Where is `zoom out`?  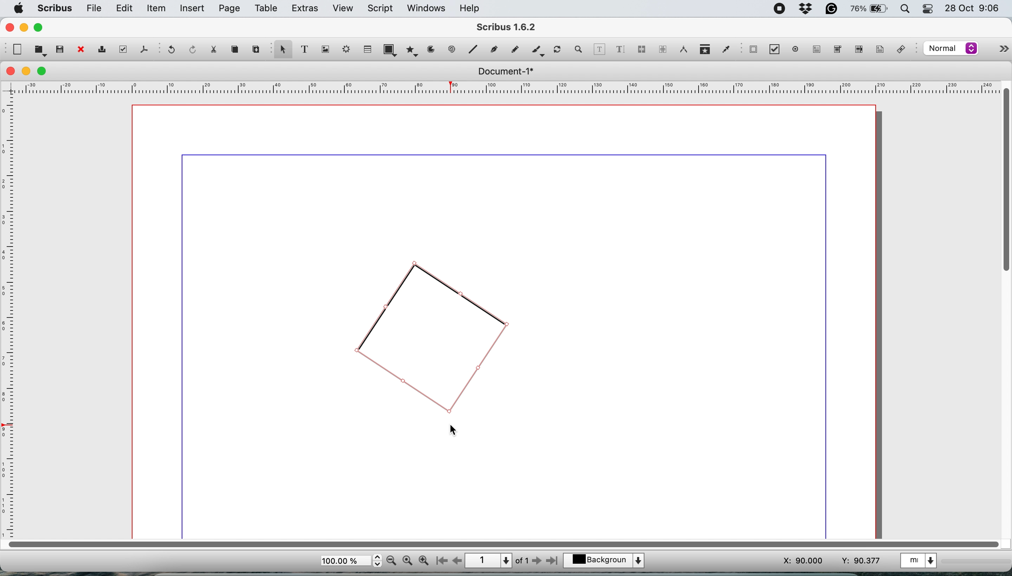
zoom out is located at coordinates (391, 561).